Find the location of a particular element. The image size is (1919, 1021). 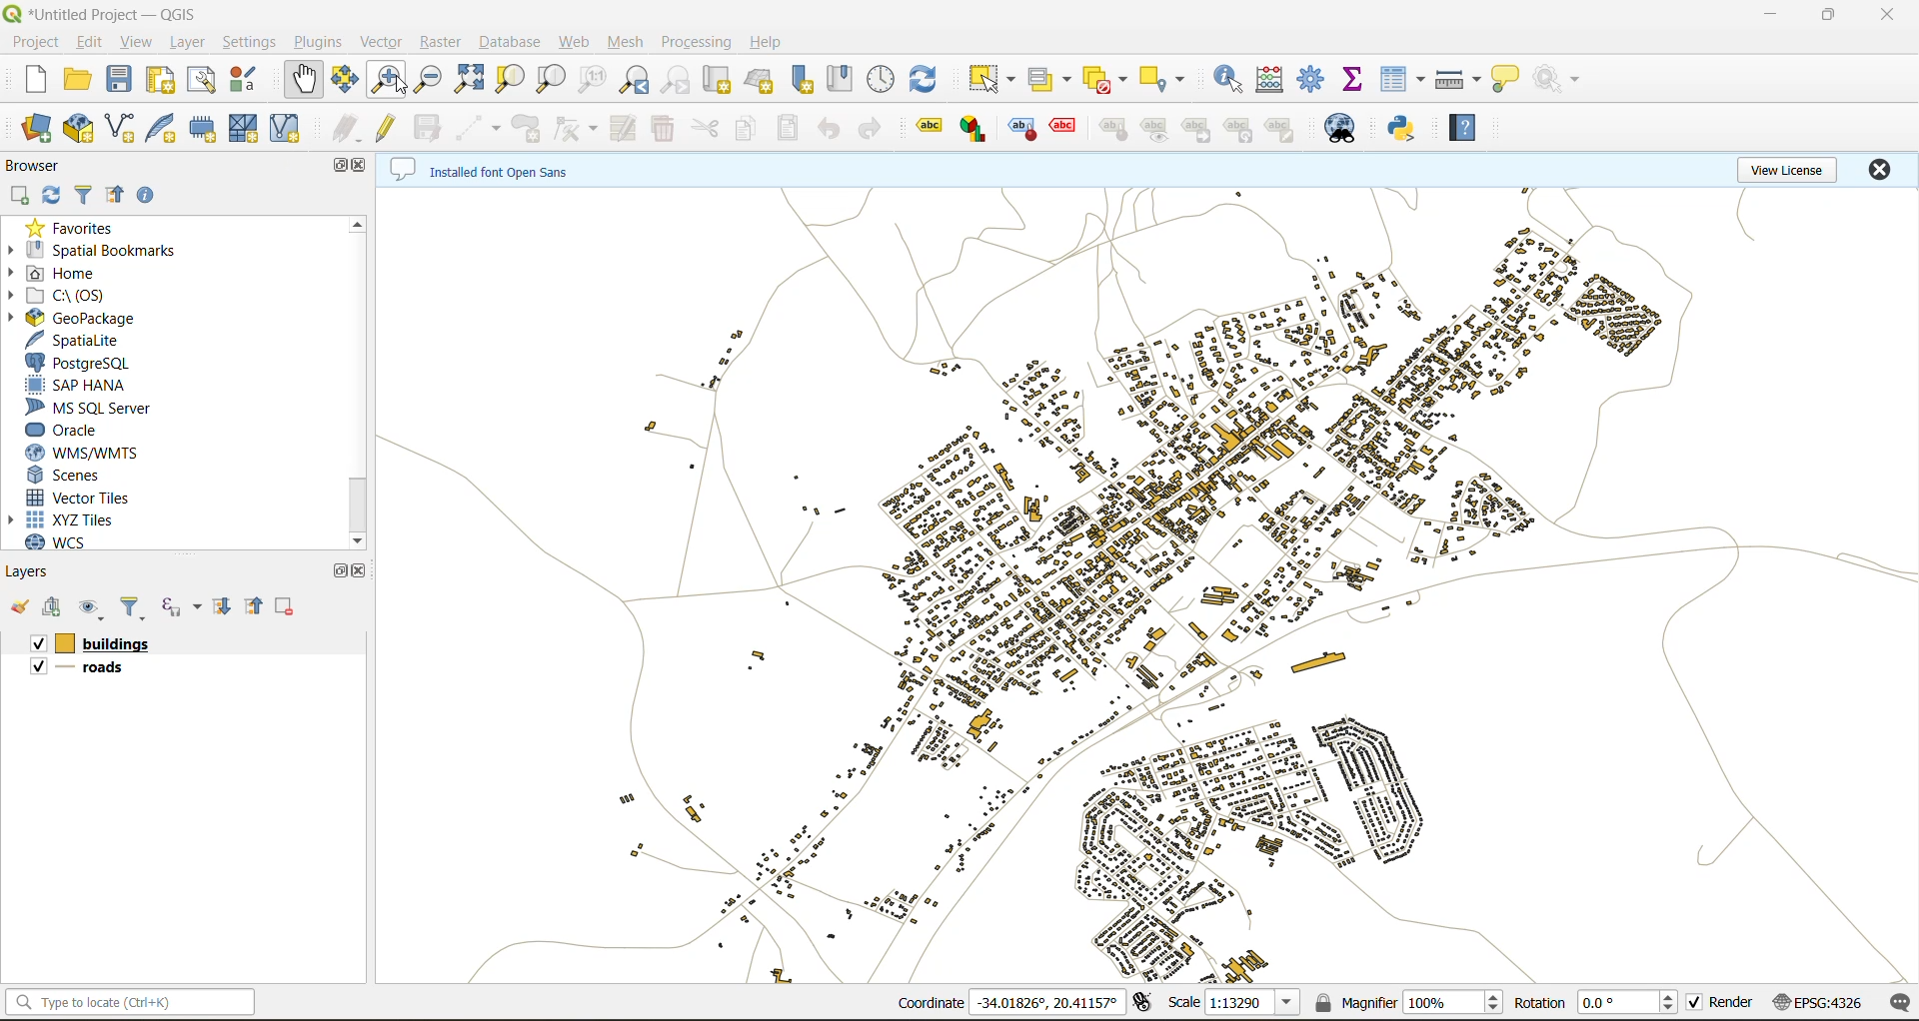

delete is located at coordinates (661, 129).